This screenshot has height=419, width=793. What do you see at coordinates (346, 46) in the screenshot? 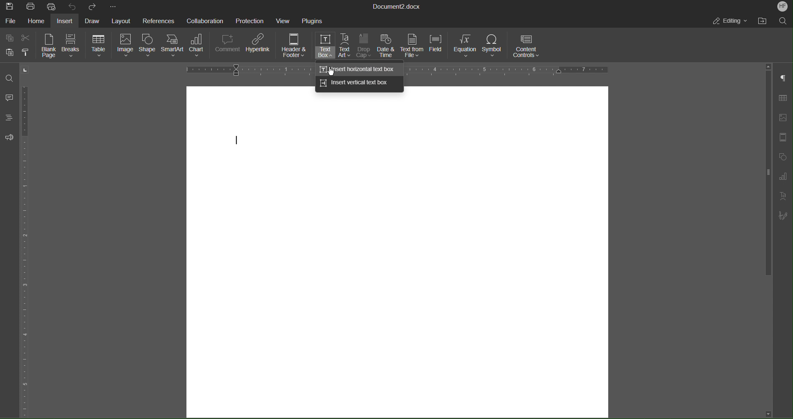
I see `Text Art` at bounding box center [346, 46].